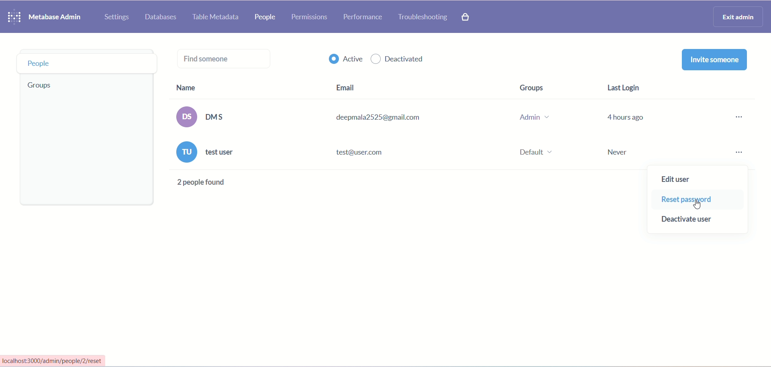 This screenshot has height=367, width=771. Describe the element at coordinates (203, 183) in the screenshot. I see `2 people found` at that location.